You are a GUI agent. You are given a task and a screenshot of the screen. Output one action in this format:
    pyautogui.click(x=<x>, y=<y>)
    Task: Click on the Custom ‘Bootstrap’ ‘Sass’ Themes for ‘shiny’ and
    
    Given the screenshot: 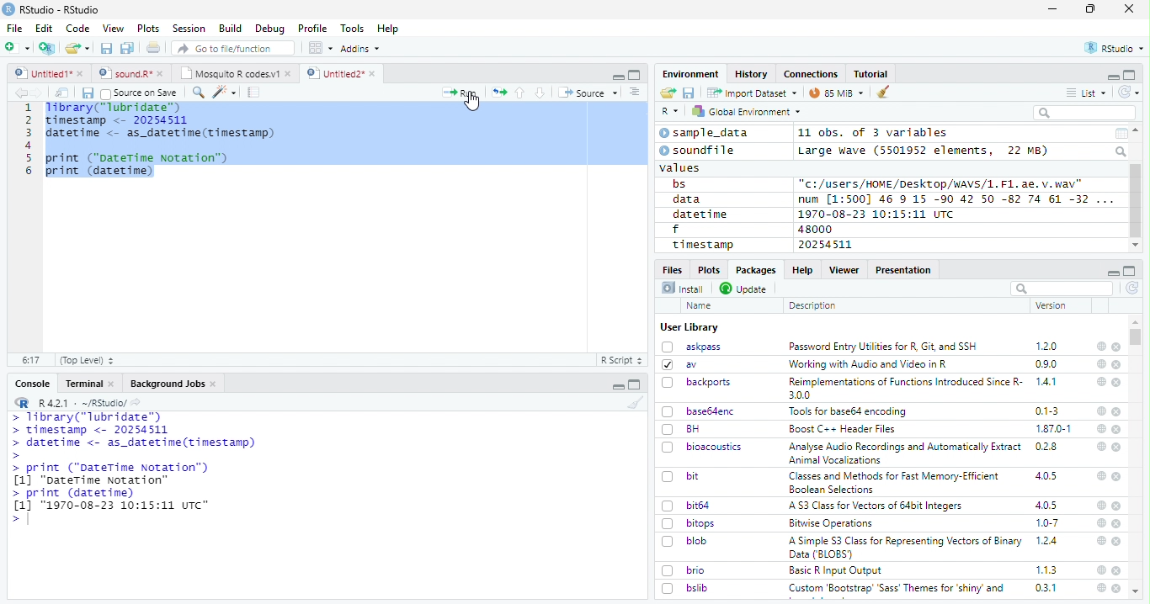 What is the action you would take?
    pyautogui.click(x=897, y=591)
    